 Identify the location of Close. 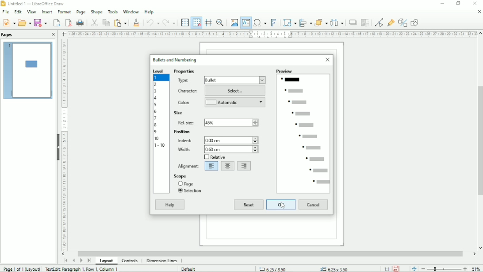
(479, 12).